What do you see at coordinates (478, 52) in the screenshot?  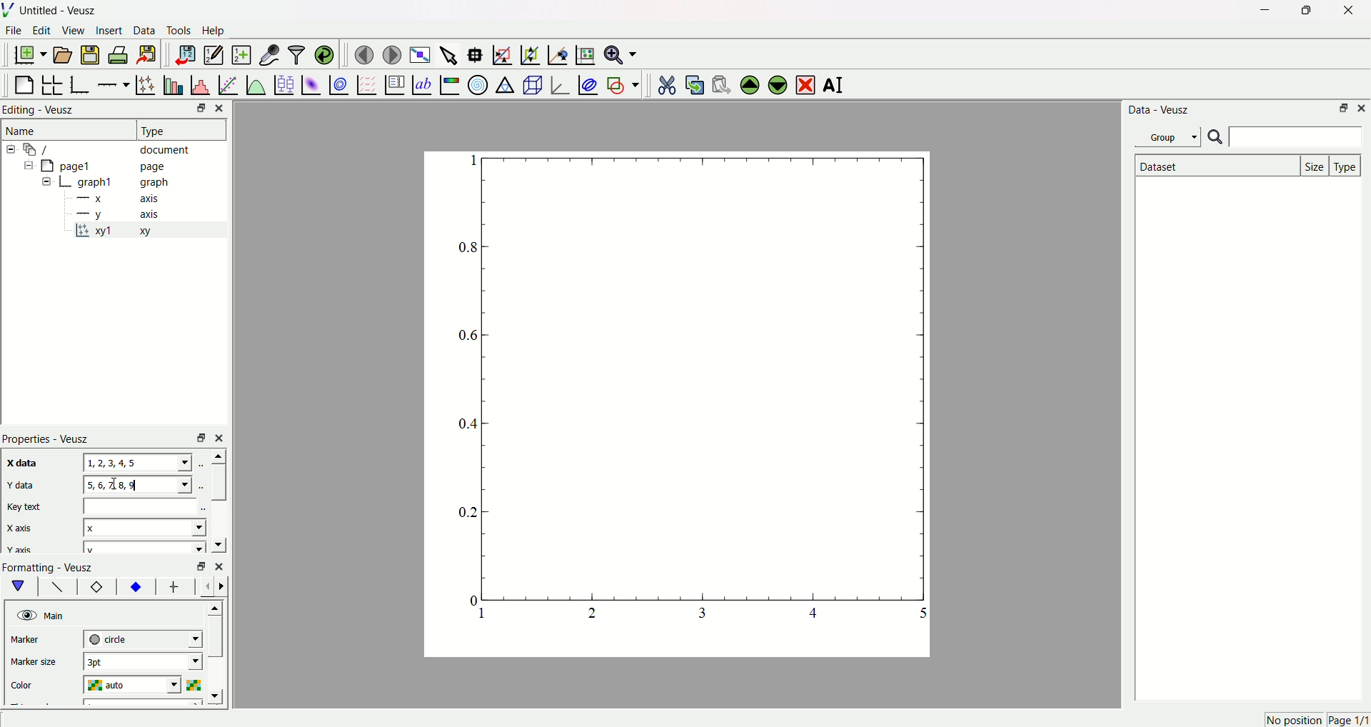 I see `read data points` at bounding box center [478, 52].